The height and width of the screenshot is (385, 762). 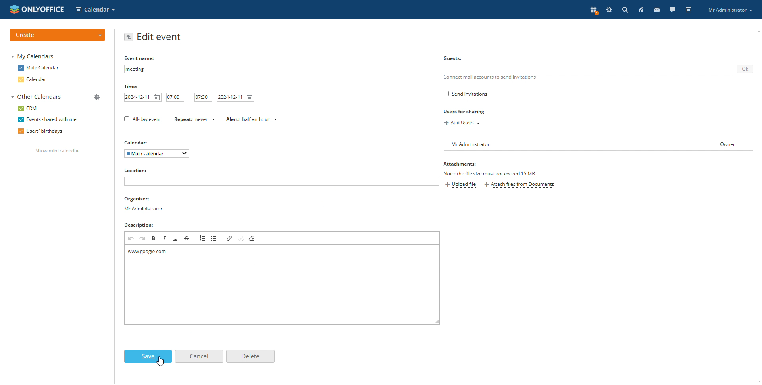 I want to click on mail, so click(x=657, y=10).